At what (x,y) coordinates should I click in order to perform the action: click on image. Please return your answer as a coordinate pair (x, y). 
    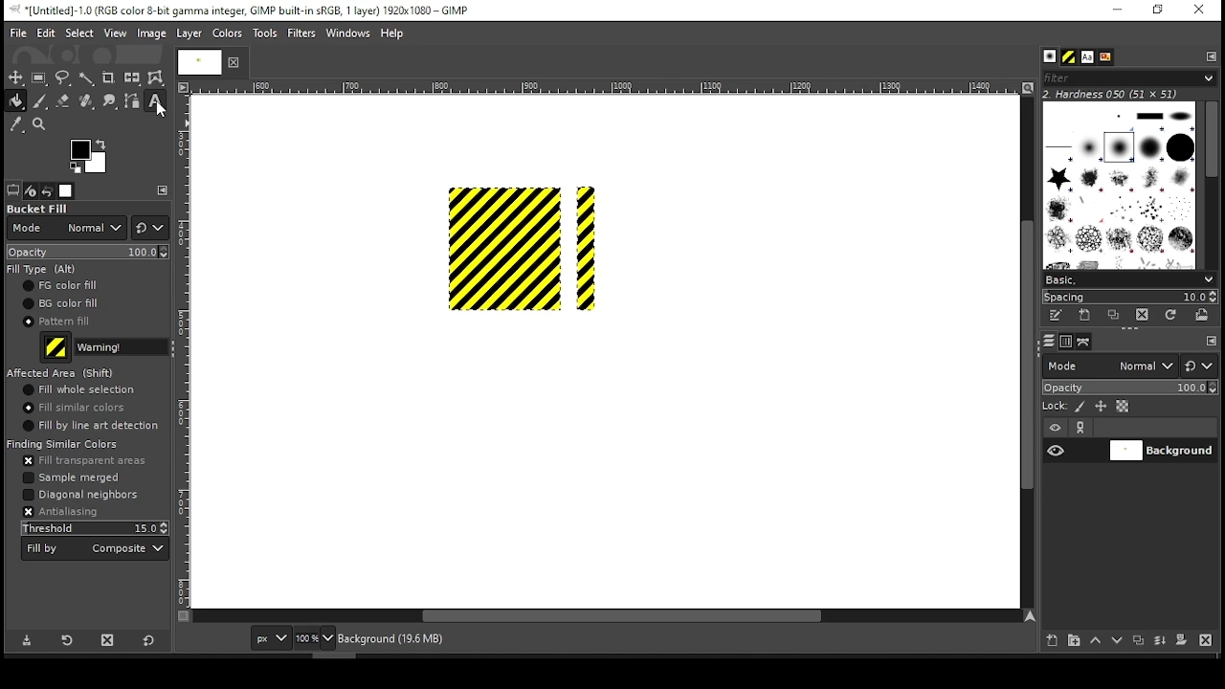
    Looking at the image, I should click on (150, 33).